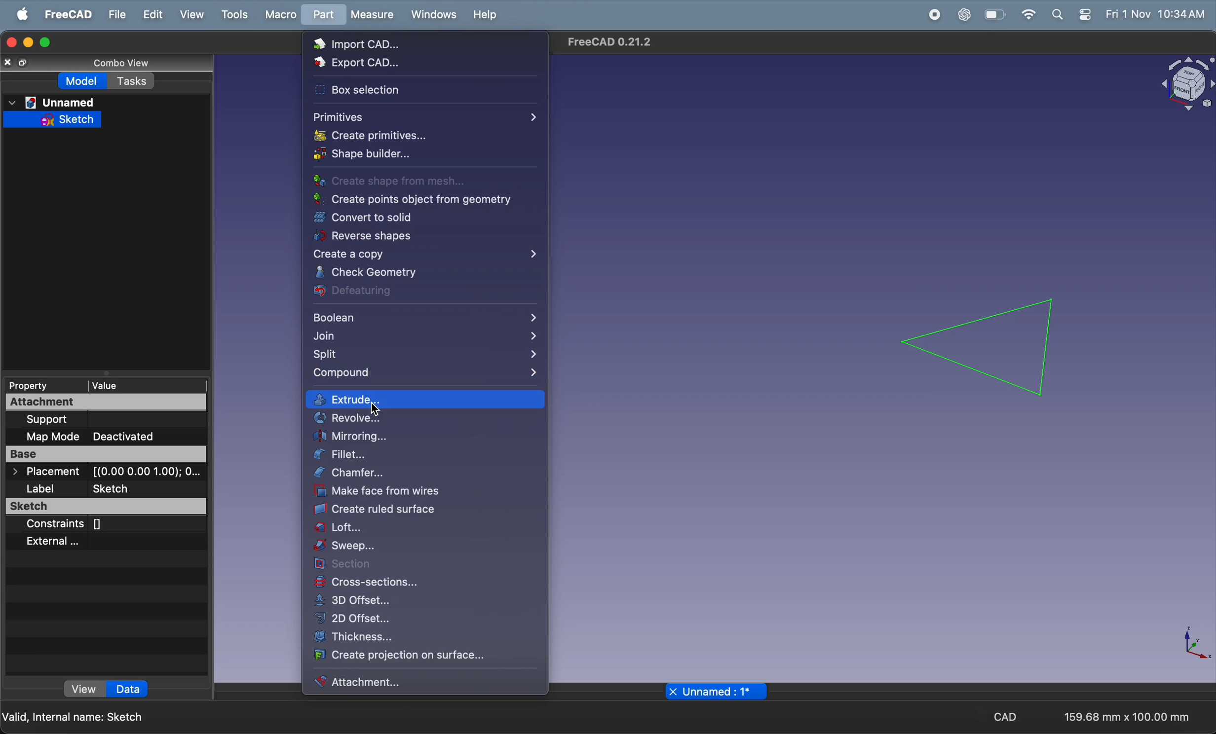 Image resolution: width=1216 pixels, height=734 pixels. Describe the element at coordinates (398, 236) in the screenshot. I see `reverse shapes` at that location.